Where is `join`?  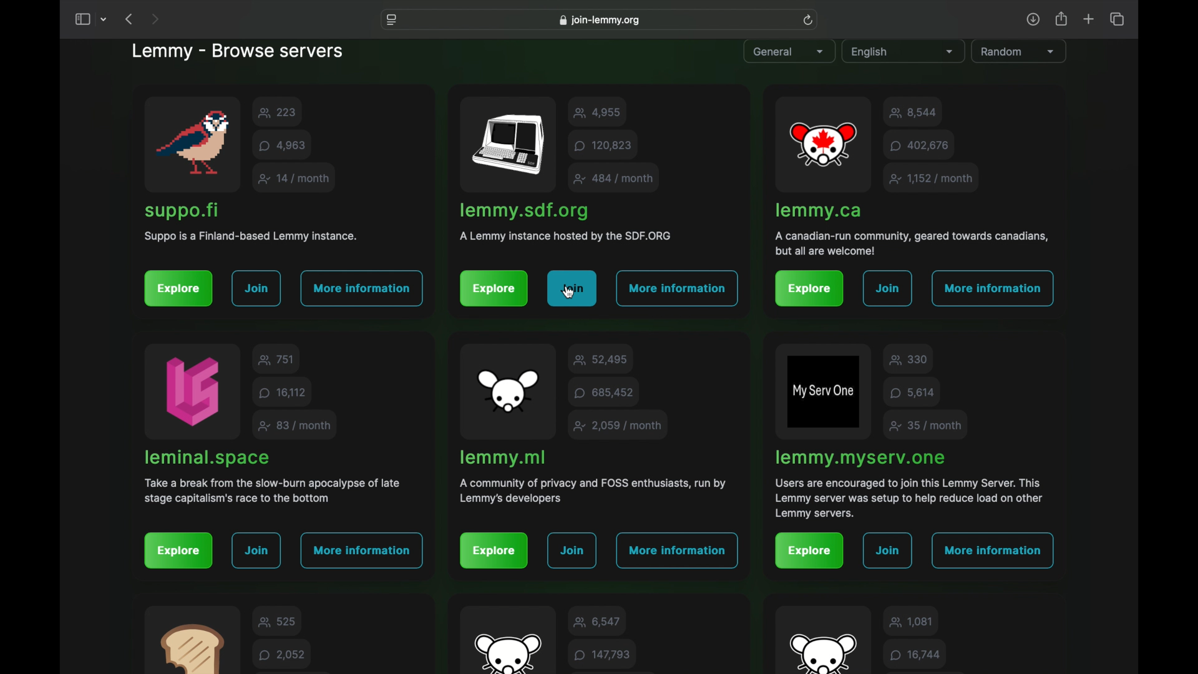 join is located at coordinates (887, 288).